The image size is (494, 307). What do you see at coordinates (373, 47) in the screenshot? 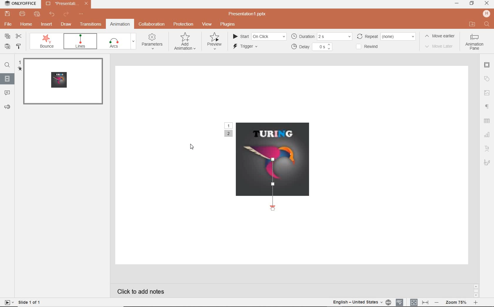
I see `rewind` at bounding box center [373, 47].